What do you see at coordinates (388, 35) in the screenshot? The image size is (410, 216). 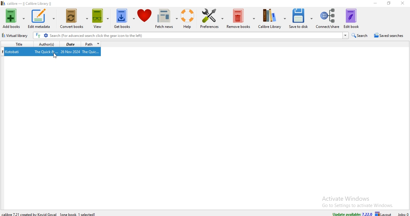 I see ` saved searches` at bounding box center [388, 35].